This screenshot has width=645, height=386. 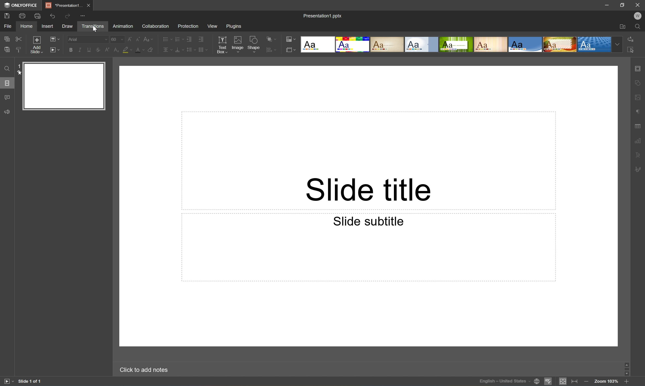 What do you see at coordinates (270, 49) in the screenshot?
I see `Align shape` at bounding box center [270, 49].